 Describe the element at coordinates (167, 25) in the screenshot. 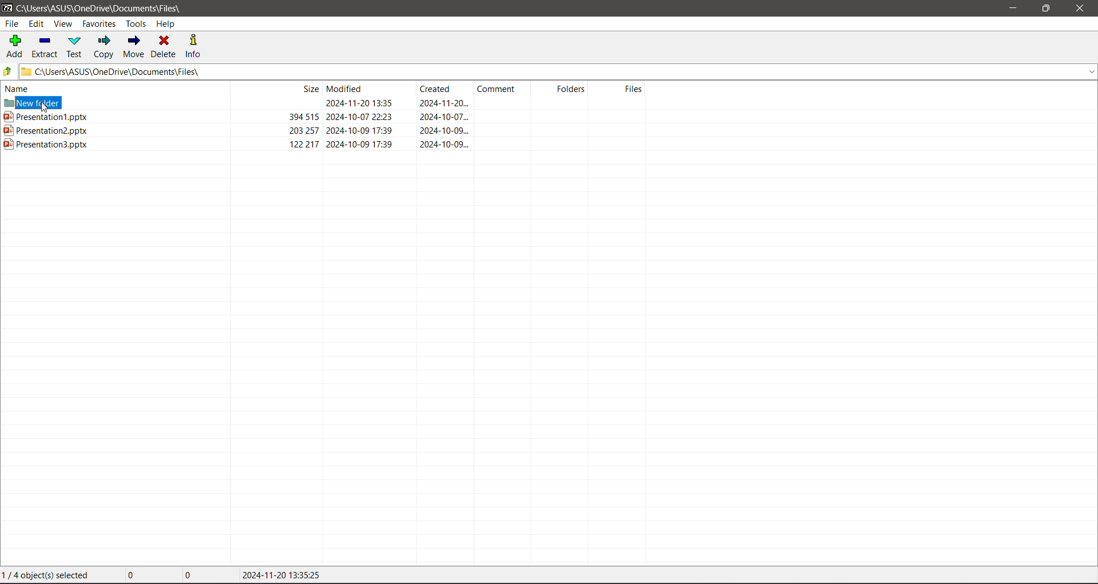

I see `Help` at that location.